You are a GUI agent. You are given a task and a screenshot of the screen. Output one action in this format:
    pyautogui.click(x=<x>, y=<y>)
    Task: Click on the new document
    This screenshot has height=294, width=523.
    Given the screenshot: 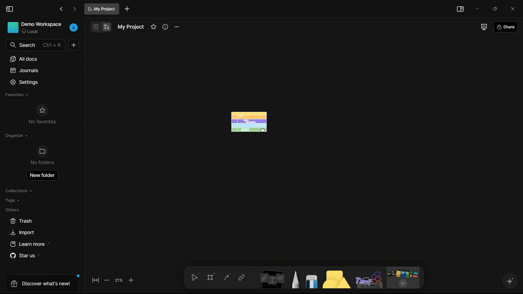 What is the action you would take?
    pyautogui.click(x=74, y=45)
    